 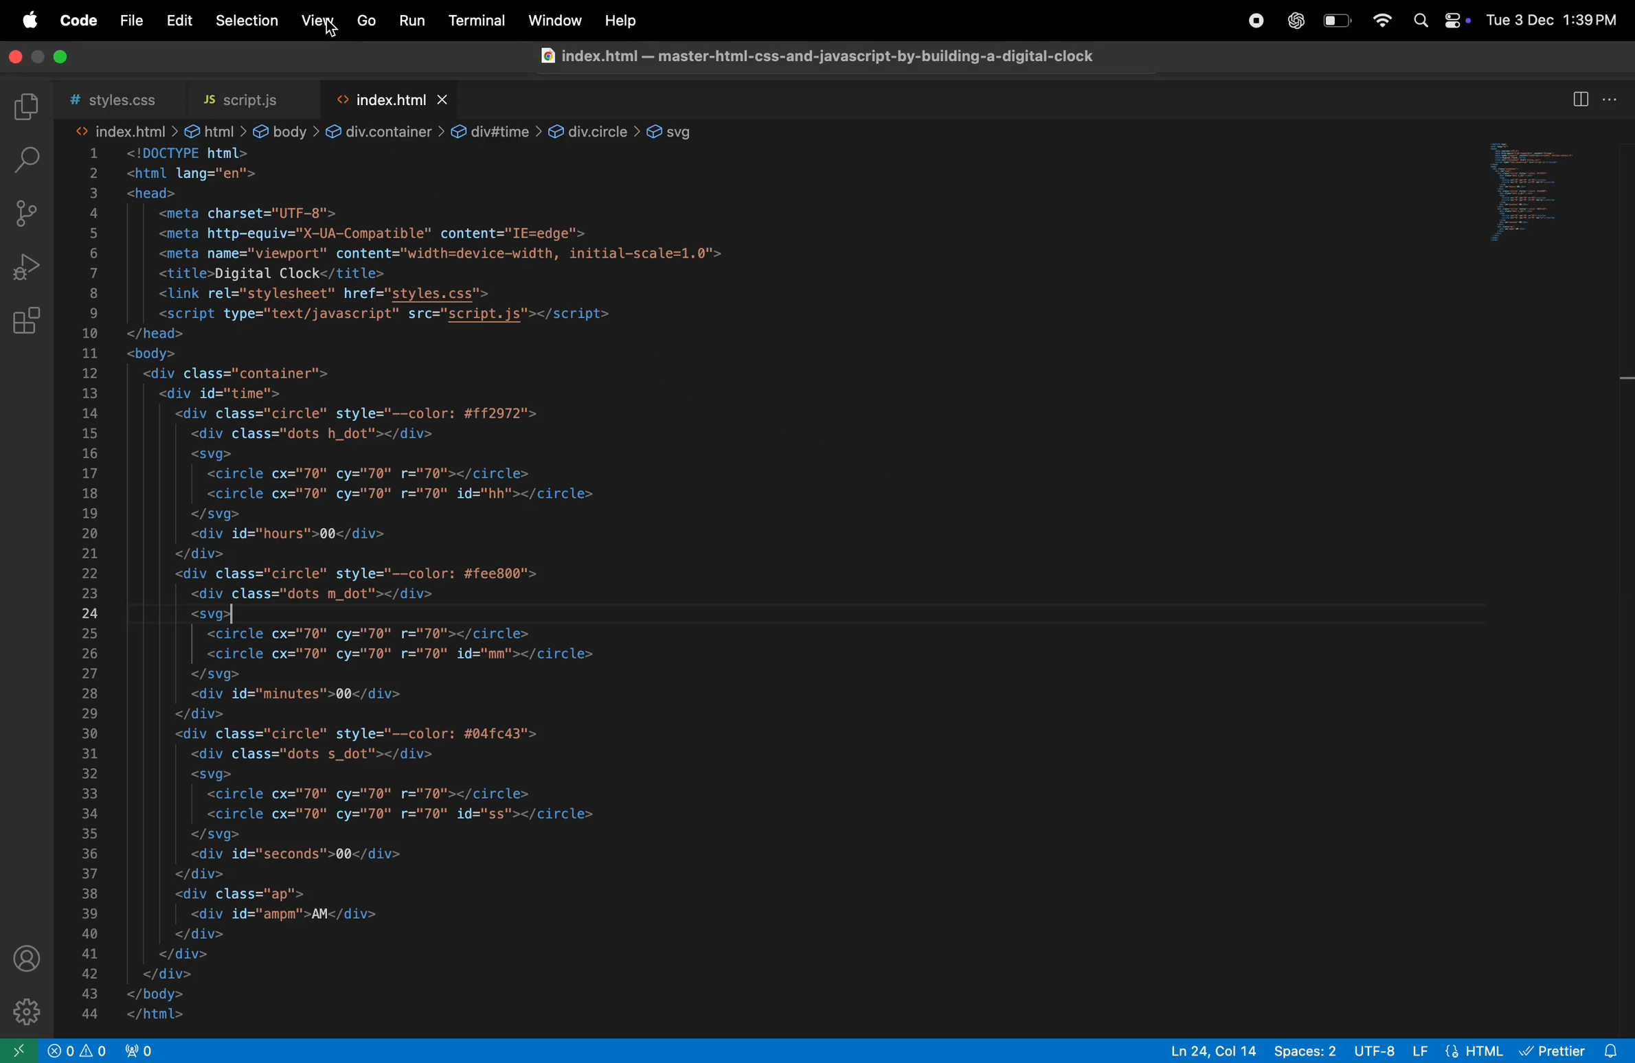 What do you see at coordinates (123, 95) in the screenshot?
I see `style .css` at bounding box center [123, 95].